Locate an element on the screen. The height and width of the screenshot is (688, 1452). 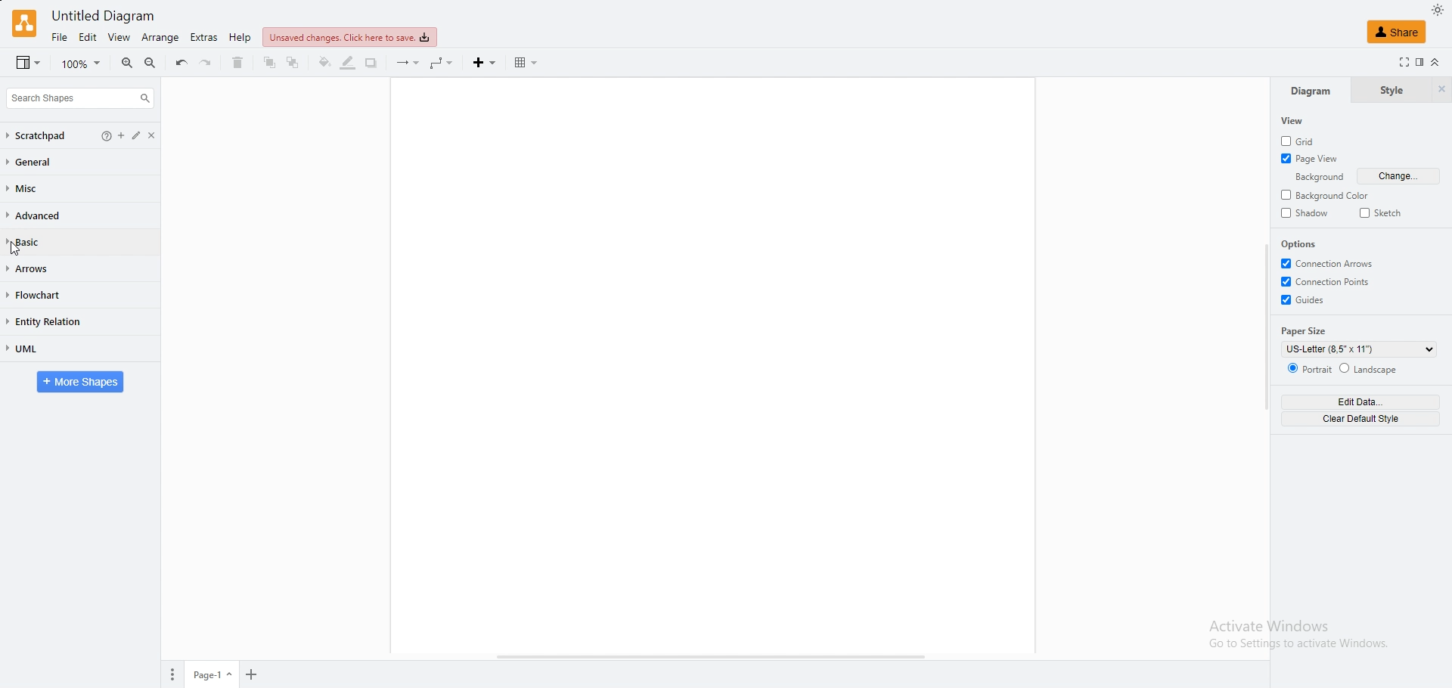
misc is located at coordinates (29, 189).